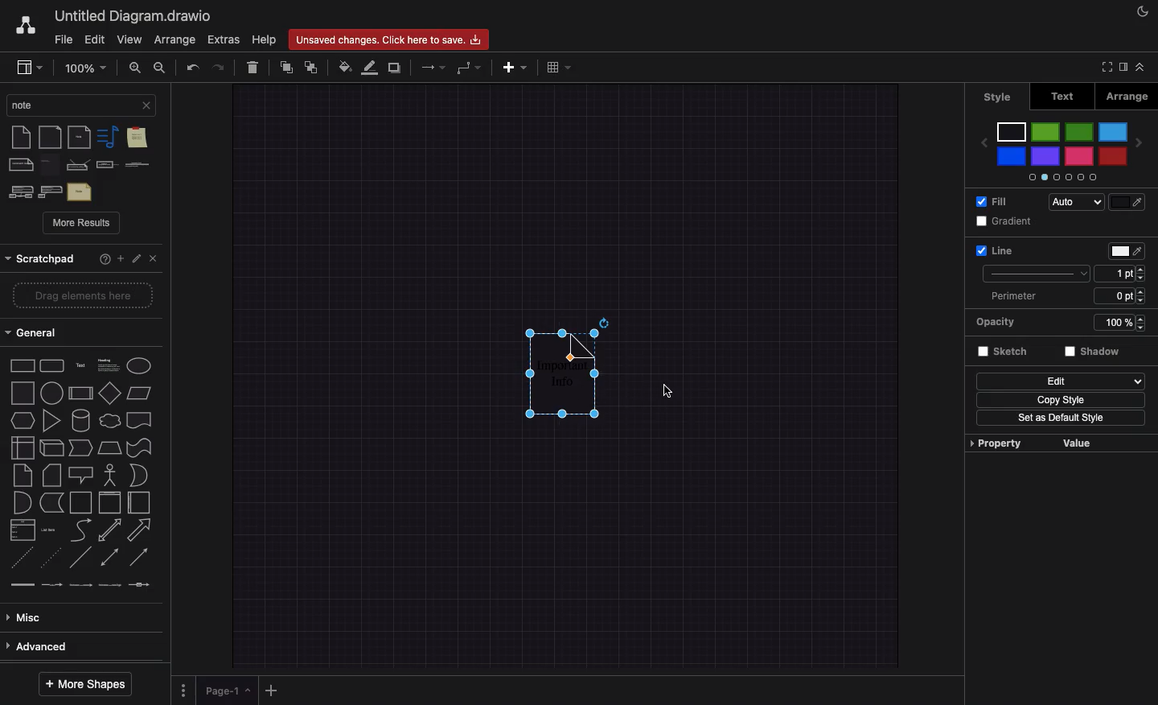 The width and height of the screenshot is (1158, 705). I want to click on searched text: note, so click(70, 104).